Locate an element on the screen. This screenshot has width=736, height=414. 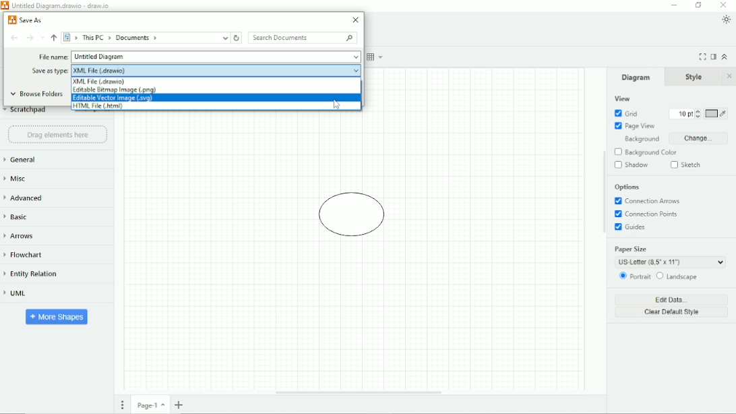
XML File (.drawio) is located at coordinates (100, 81).